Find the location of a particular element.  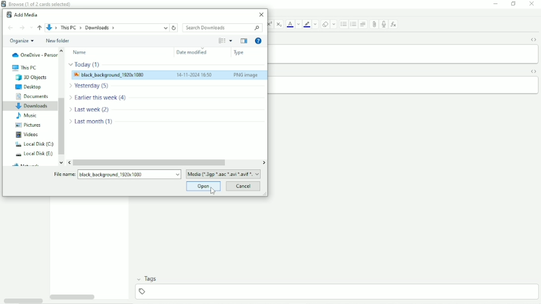

Browse  is located at coordinates (38, 4).